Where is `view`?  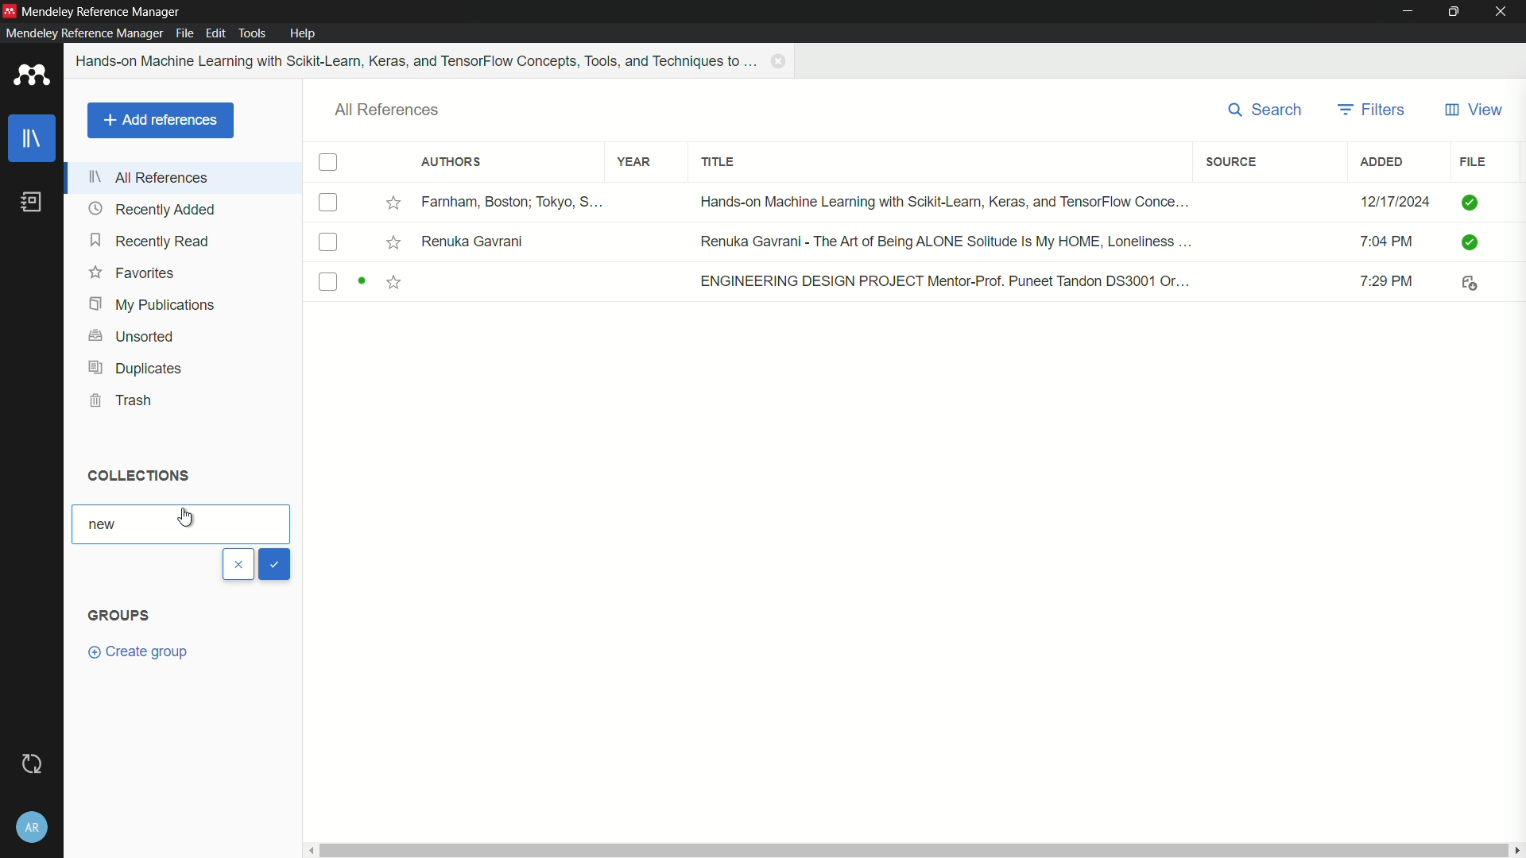 view is located at coordinates (1473, 110).